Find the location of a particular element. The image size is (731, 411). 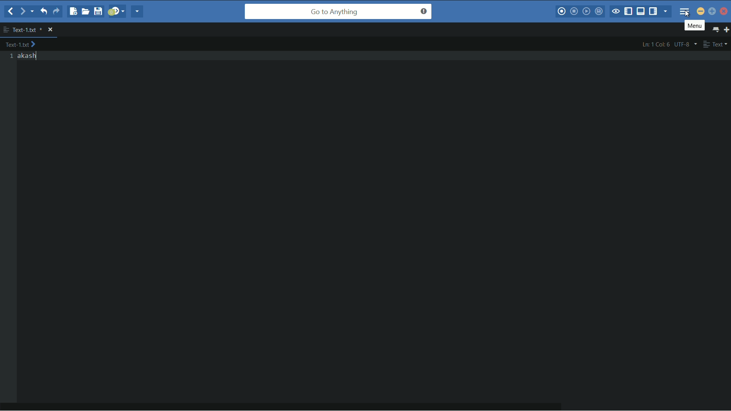

forward is located at coordinates (22, 12).